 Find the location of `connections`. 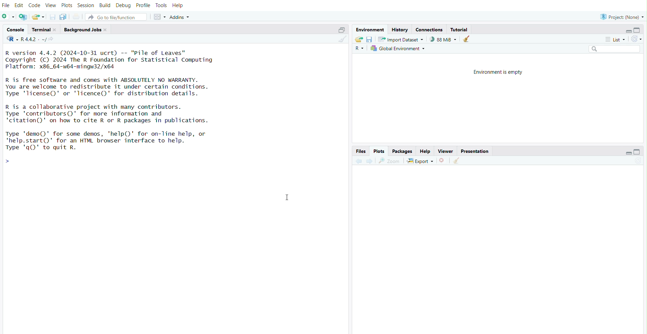

connections is located at coordinates (429, 29).